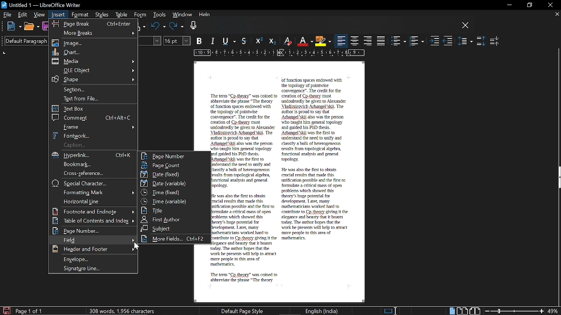  Describe the element at coordinates (23, 41) in the screenshot. I see `Paragraph style` at that location.